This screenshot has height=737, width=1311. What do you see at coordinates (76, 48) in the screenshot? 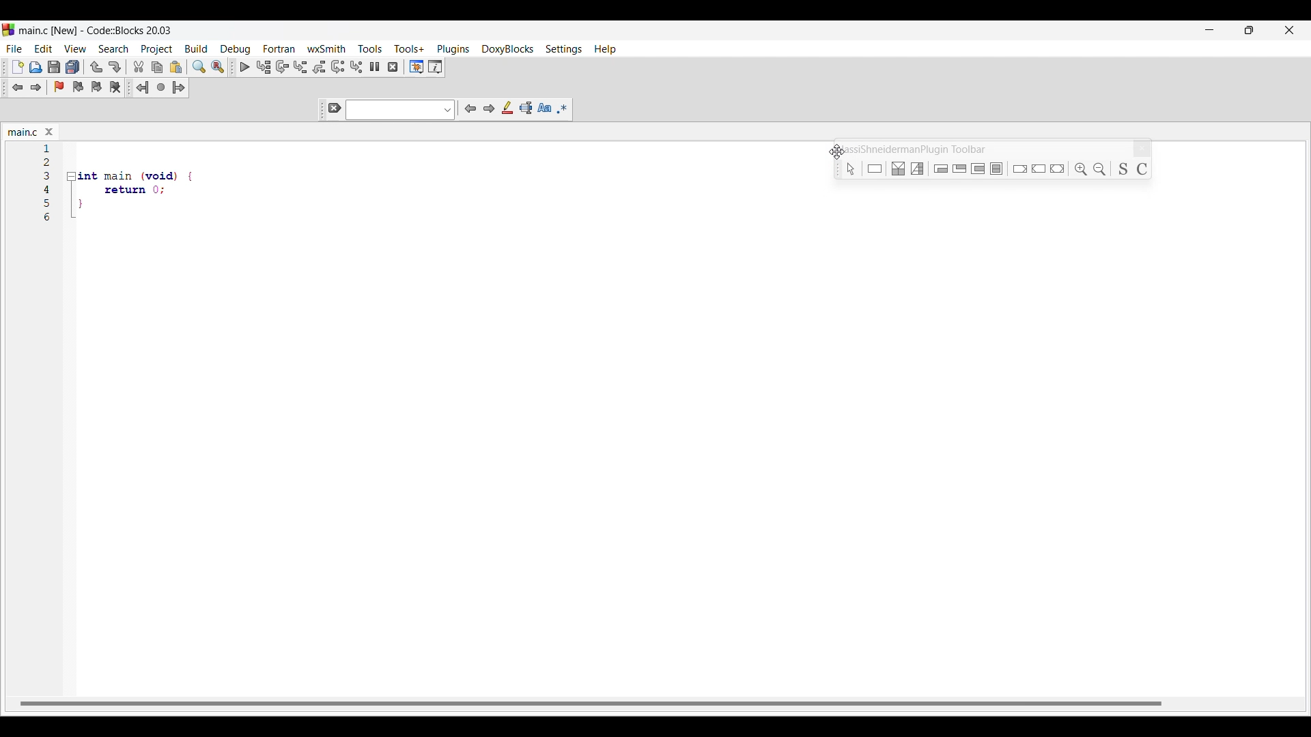
I see `View menu` at bounding box center [76, 48].